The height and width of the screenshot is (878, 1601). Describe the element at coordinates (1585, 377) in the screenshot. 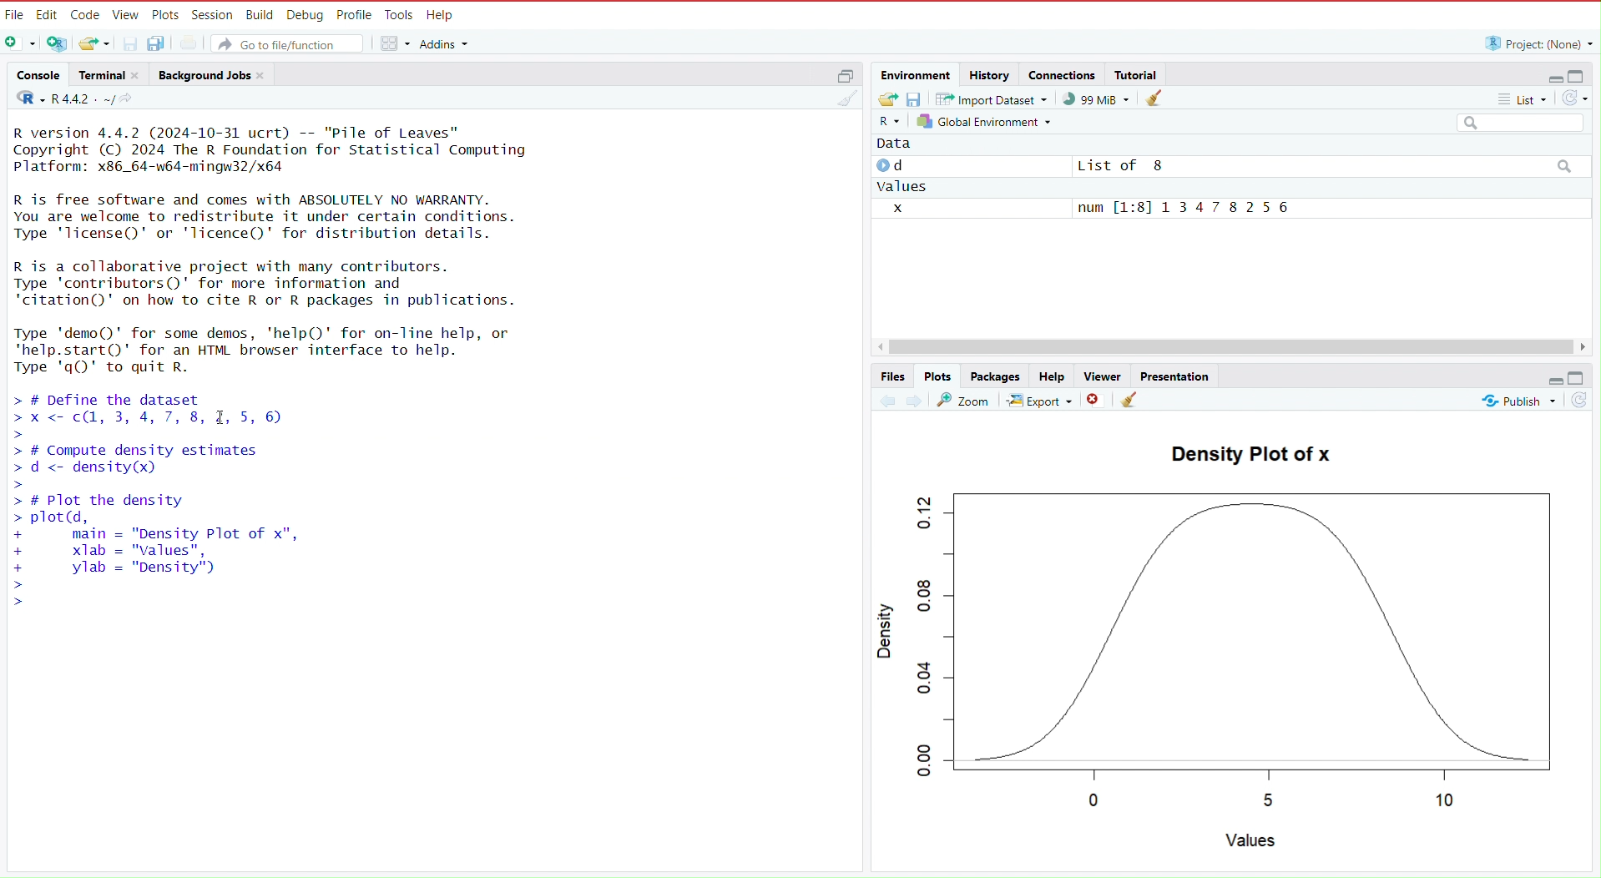

I see `maximize` at that location.